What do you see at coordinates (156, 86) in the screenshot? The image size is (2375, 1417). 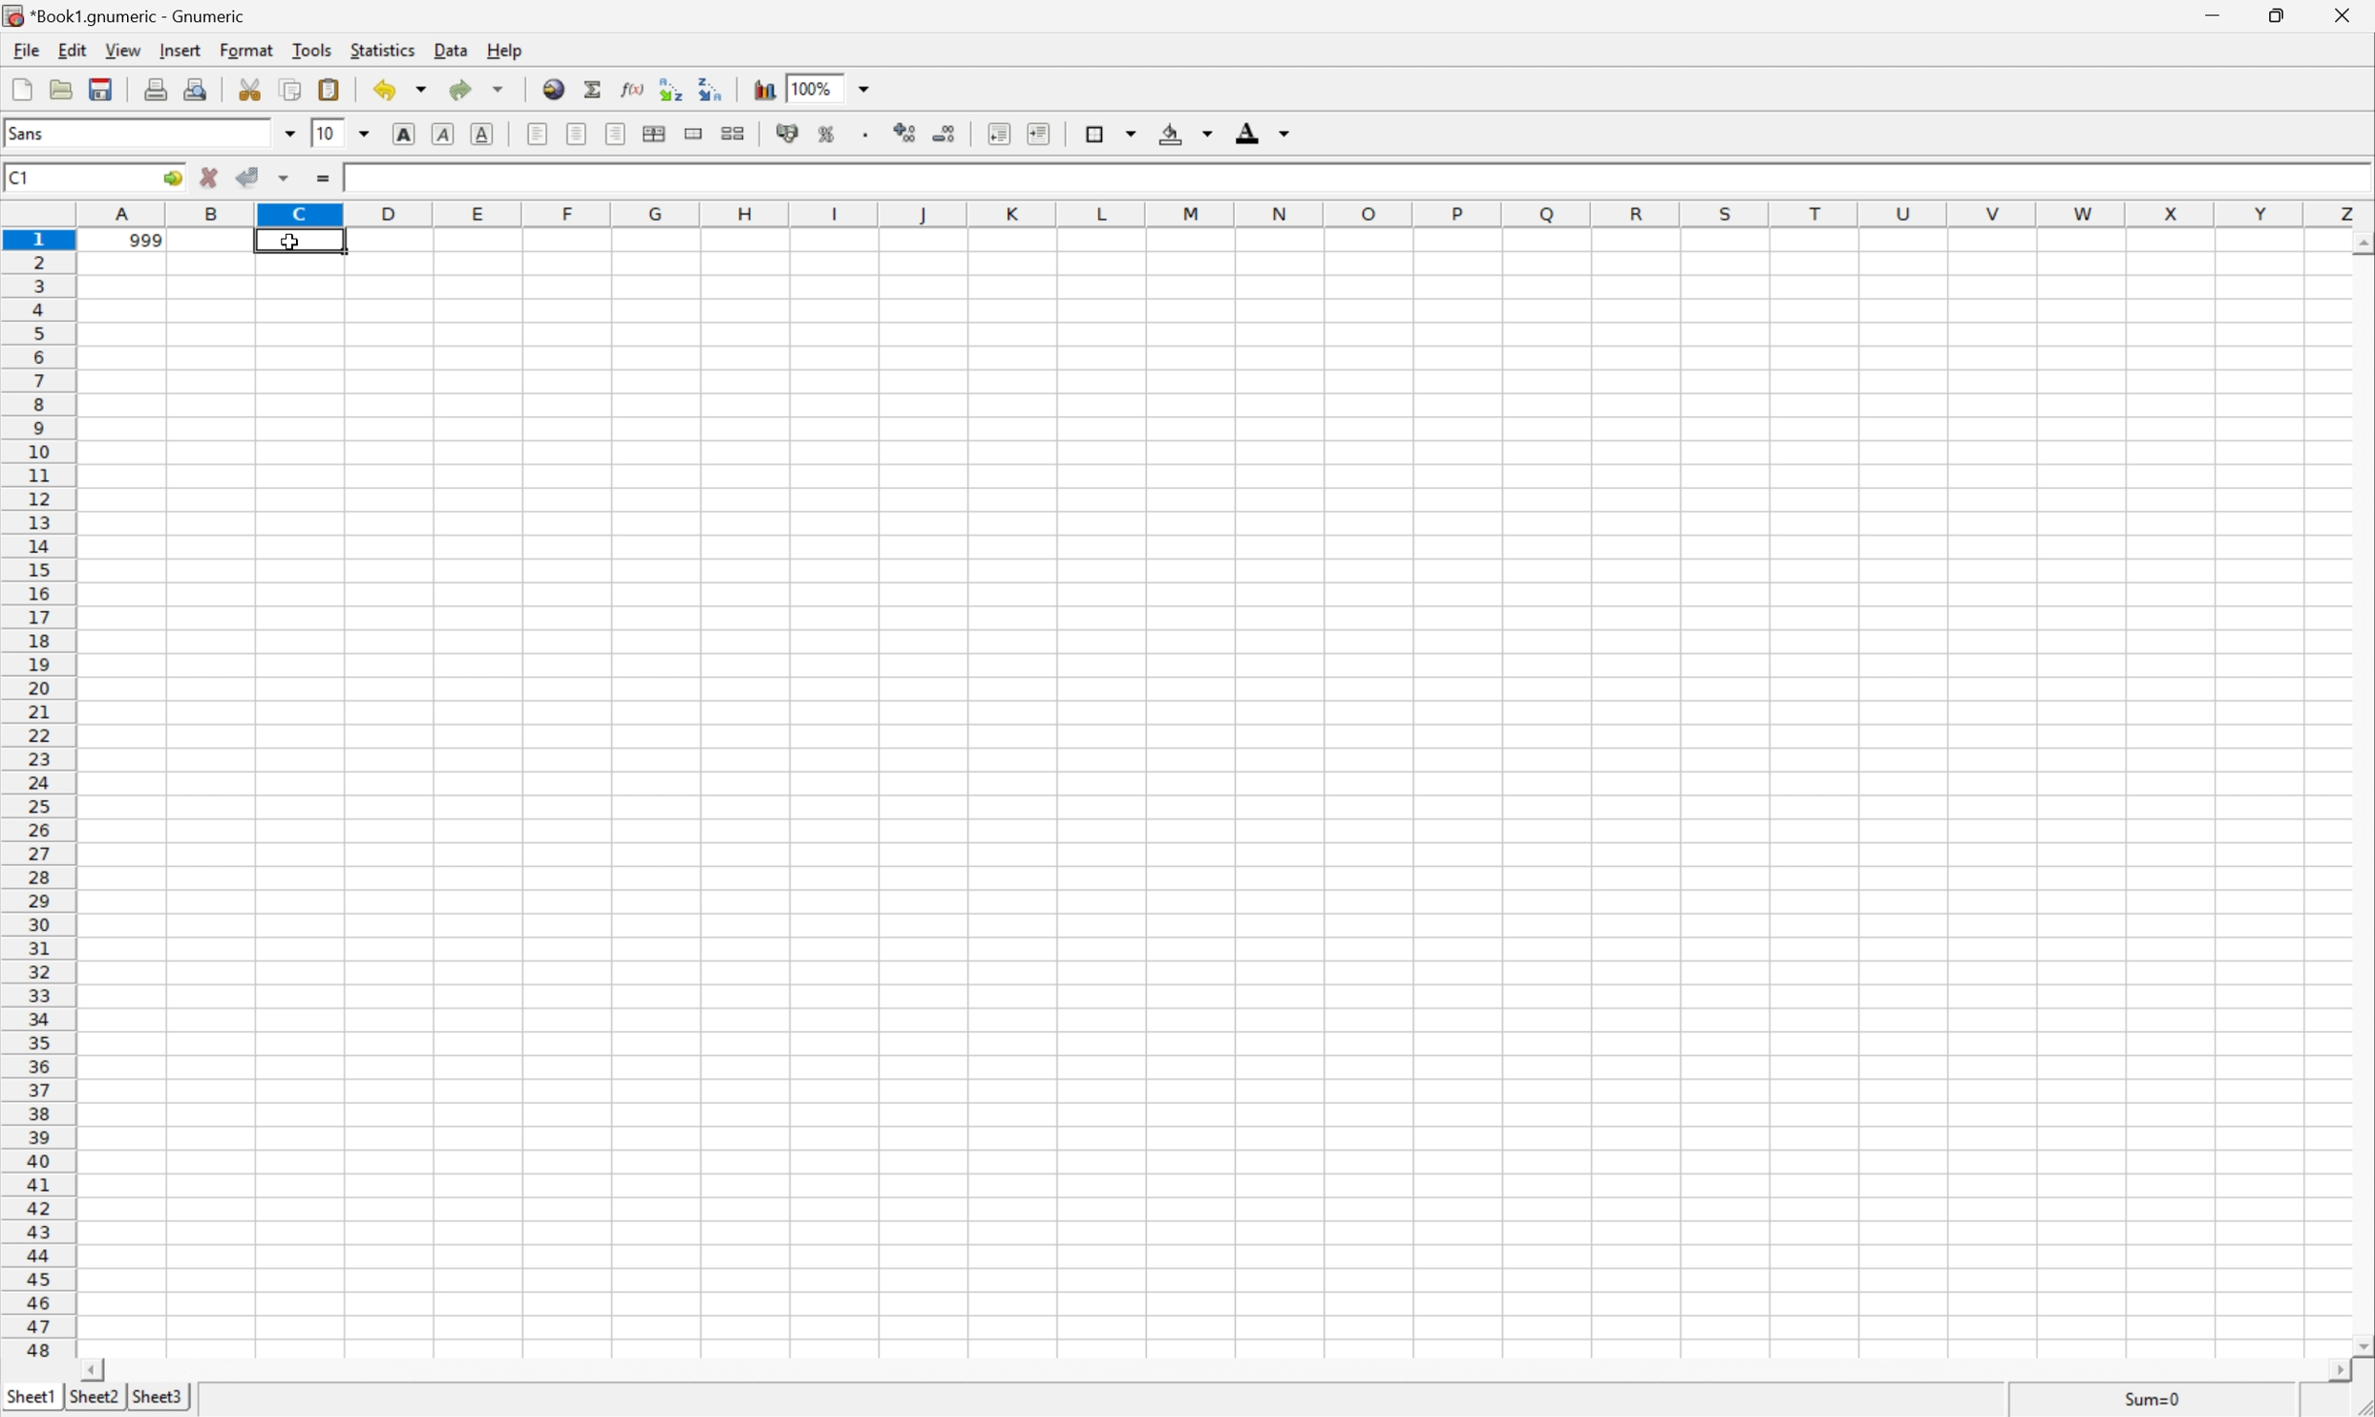 I see `print current file` at bounding box center [156, 86].